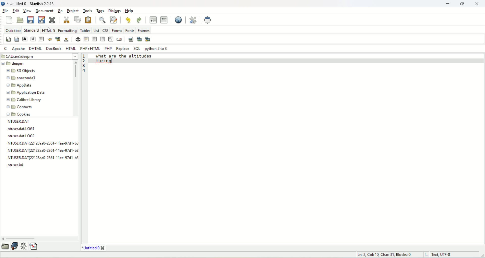  Describe the element at coordinates (39, 57) in the screenshot. I see `location` at that location.